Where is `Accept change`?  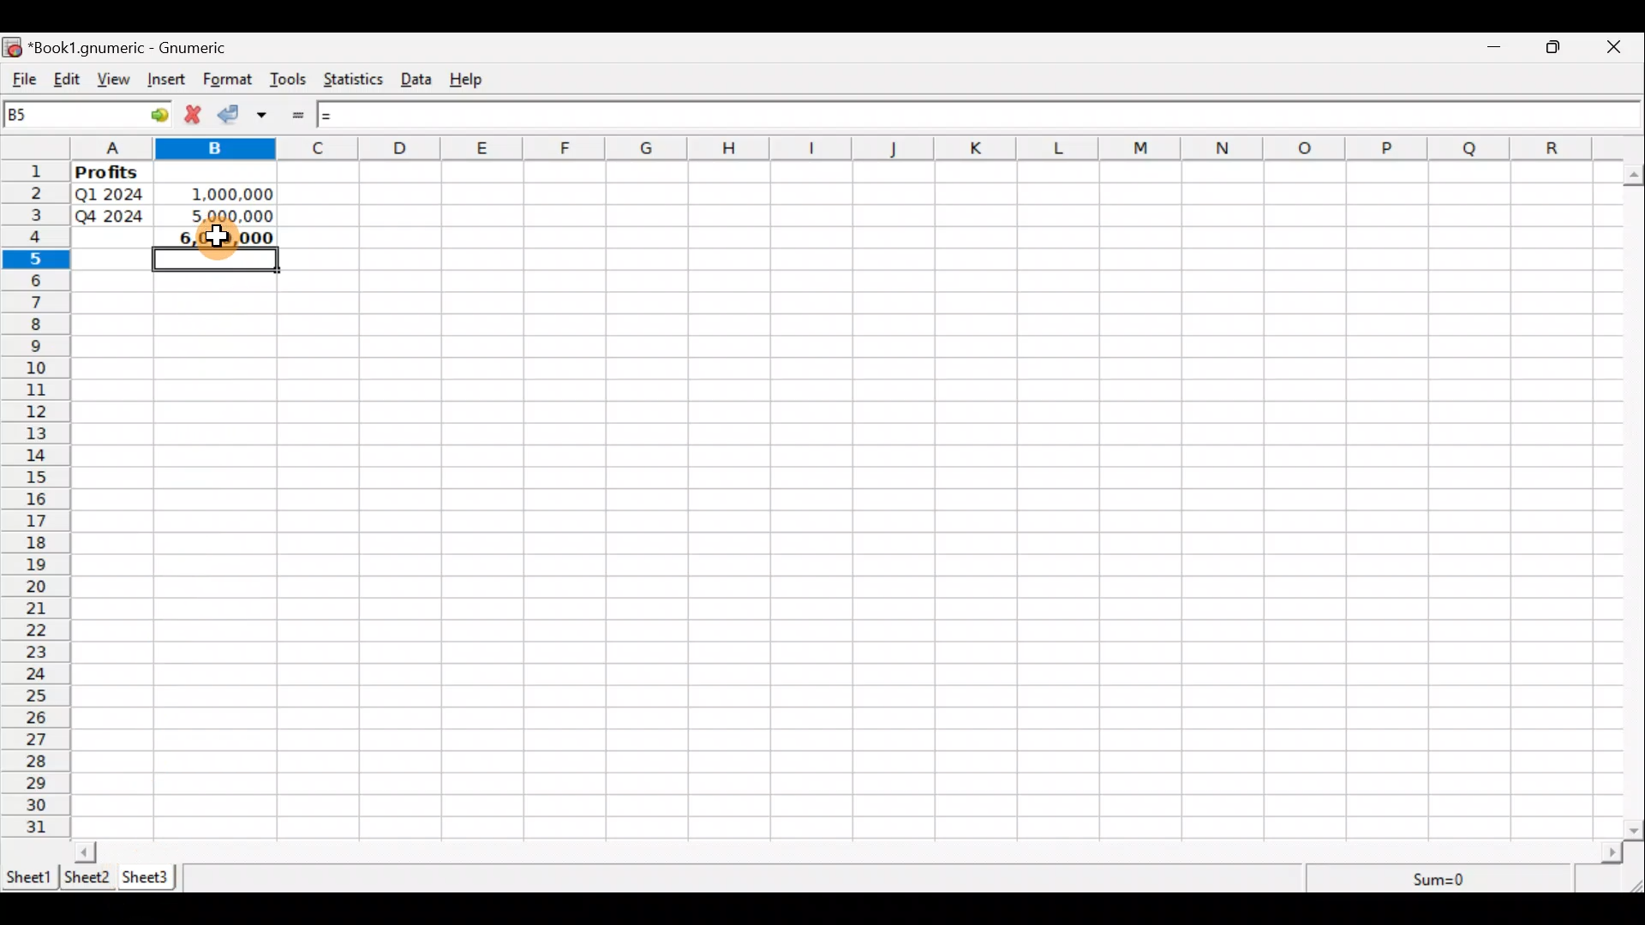
Accept change is located at coordinates (233, 116).